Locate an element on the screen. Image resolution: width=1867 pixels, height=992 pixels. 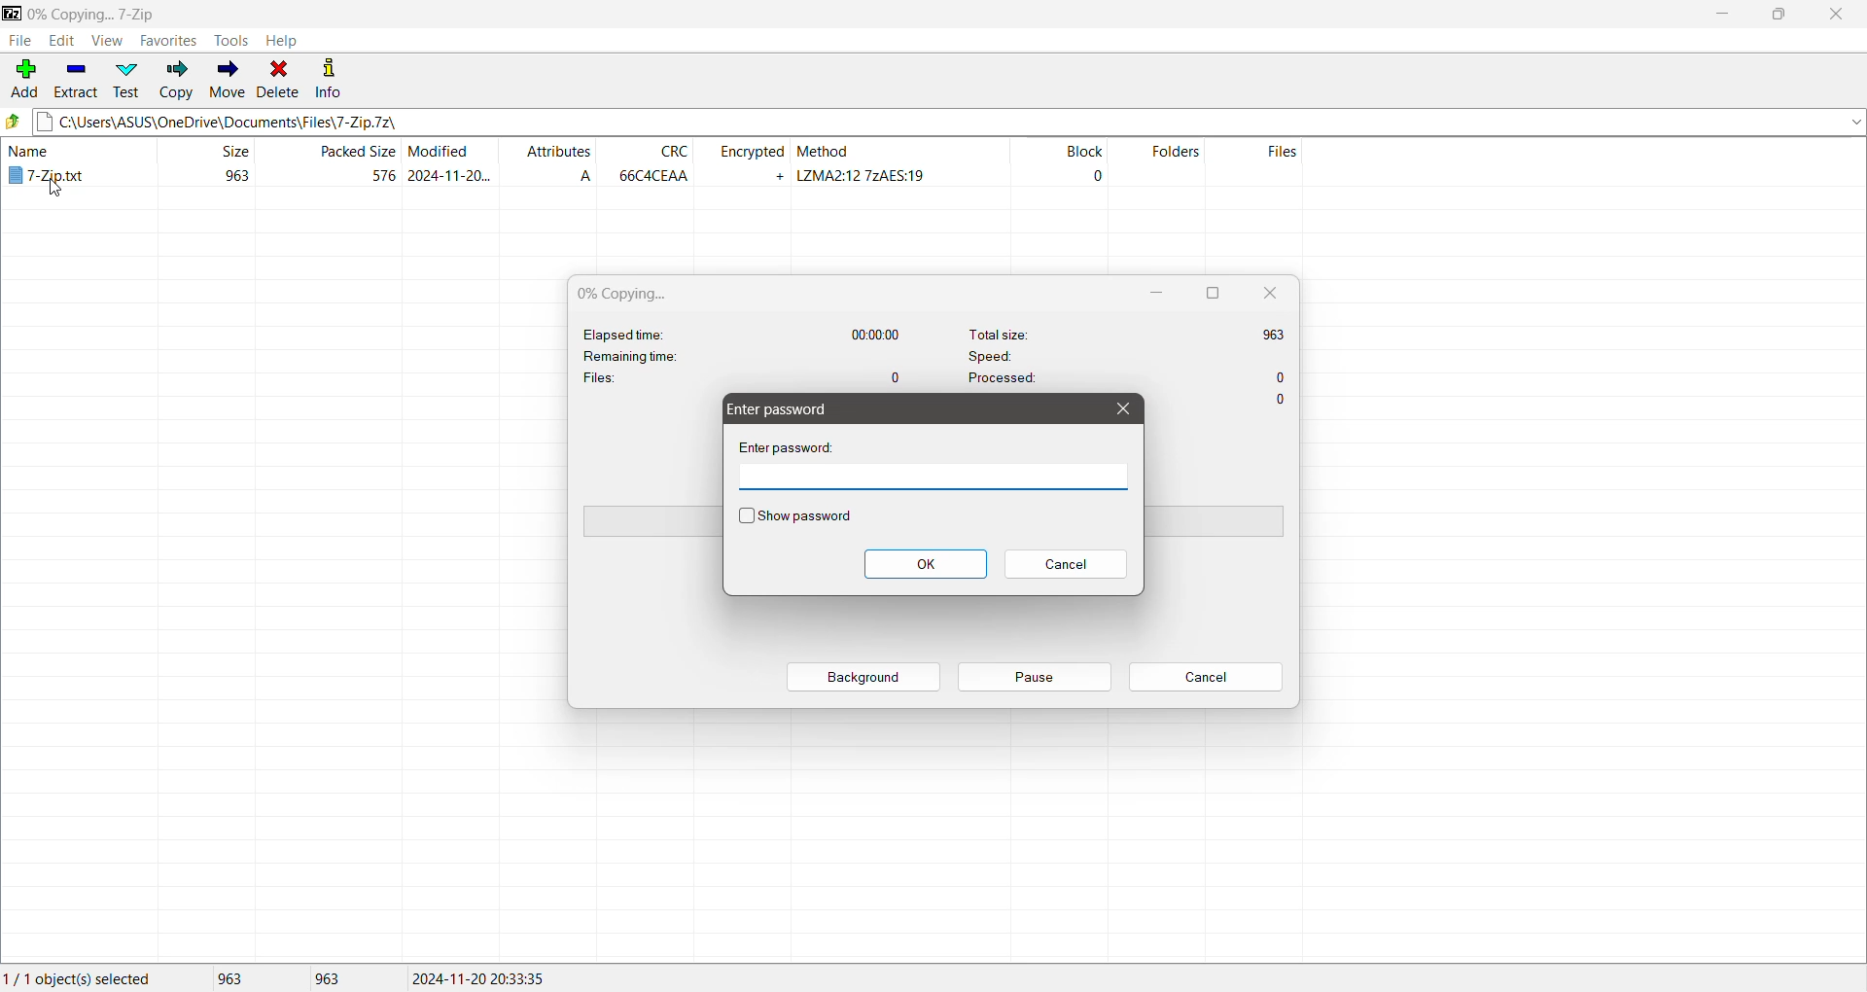
File modified date is located at coordinates (450, 163).